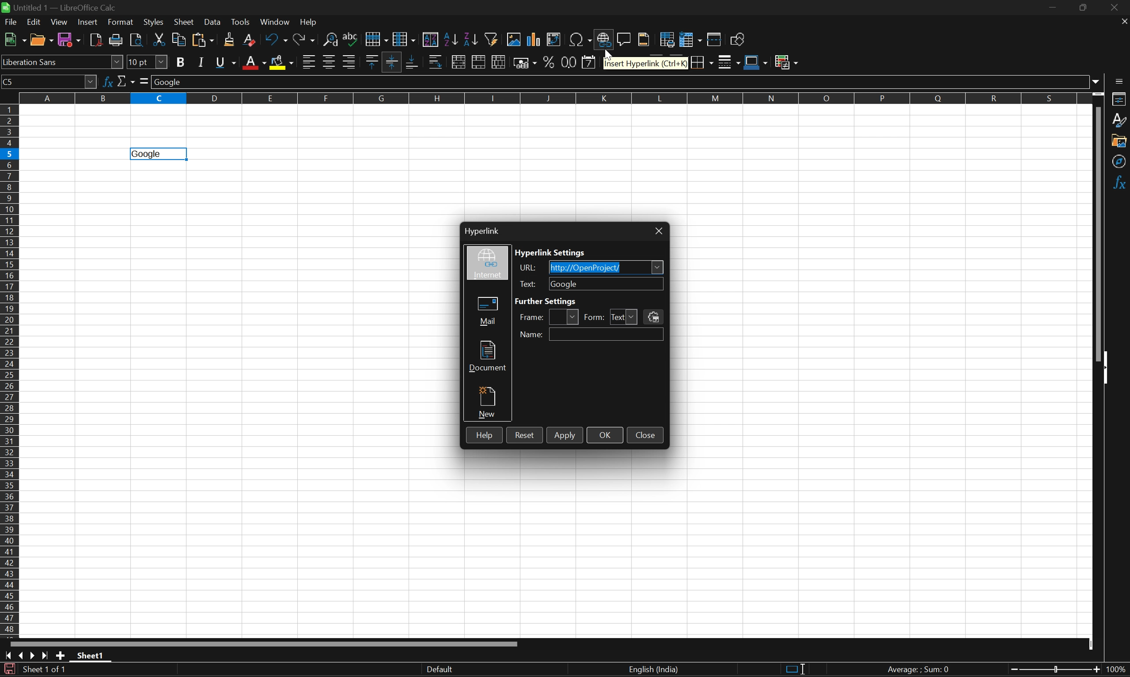 This screenshot has height=677, width=1130. What do you see at coordinates (617, 314) in the screenshot?
I see `Text` at bounding box center [617, 314].